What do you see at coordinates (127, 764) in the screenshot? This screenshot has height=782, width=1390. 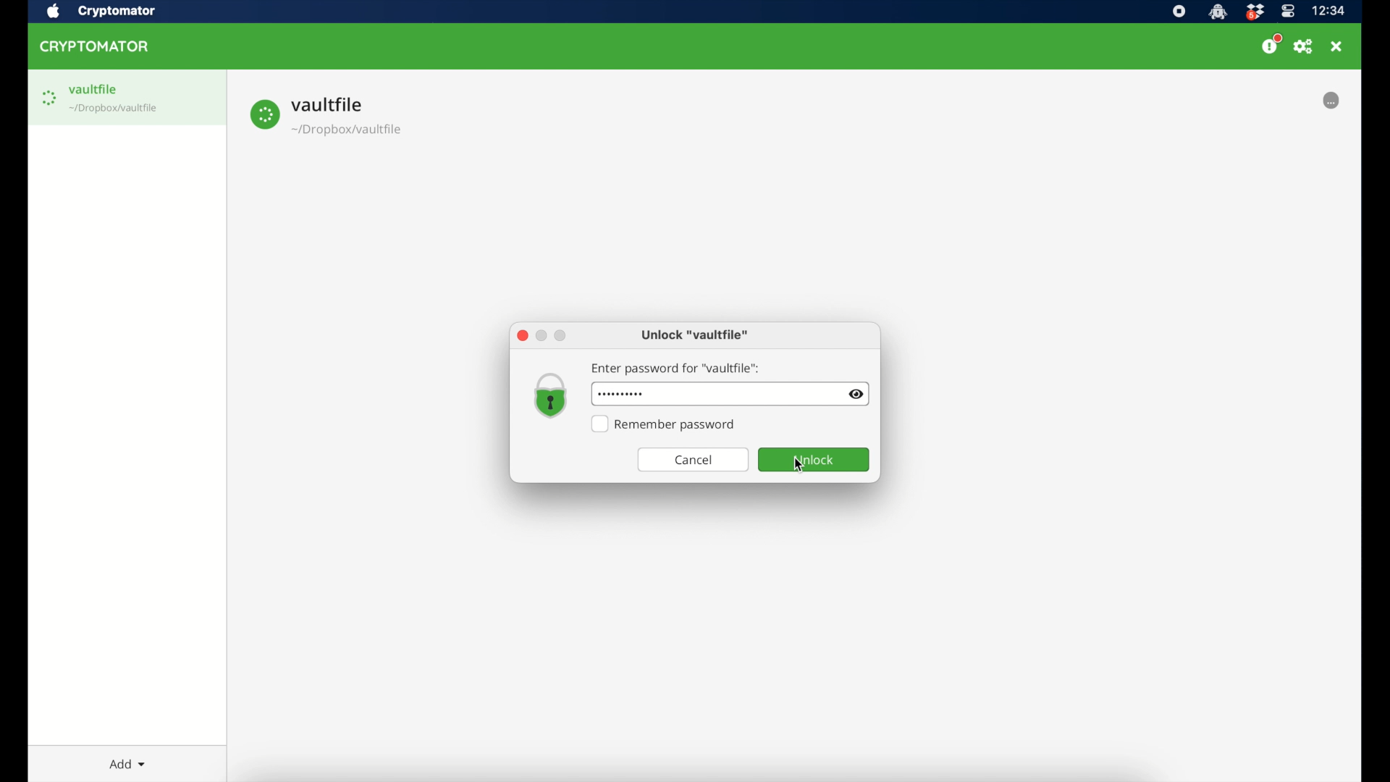 I see `add` at bounding box center [127, 764].